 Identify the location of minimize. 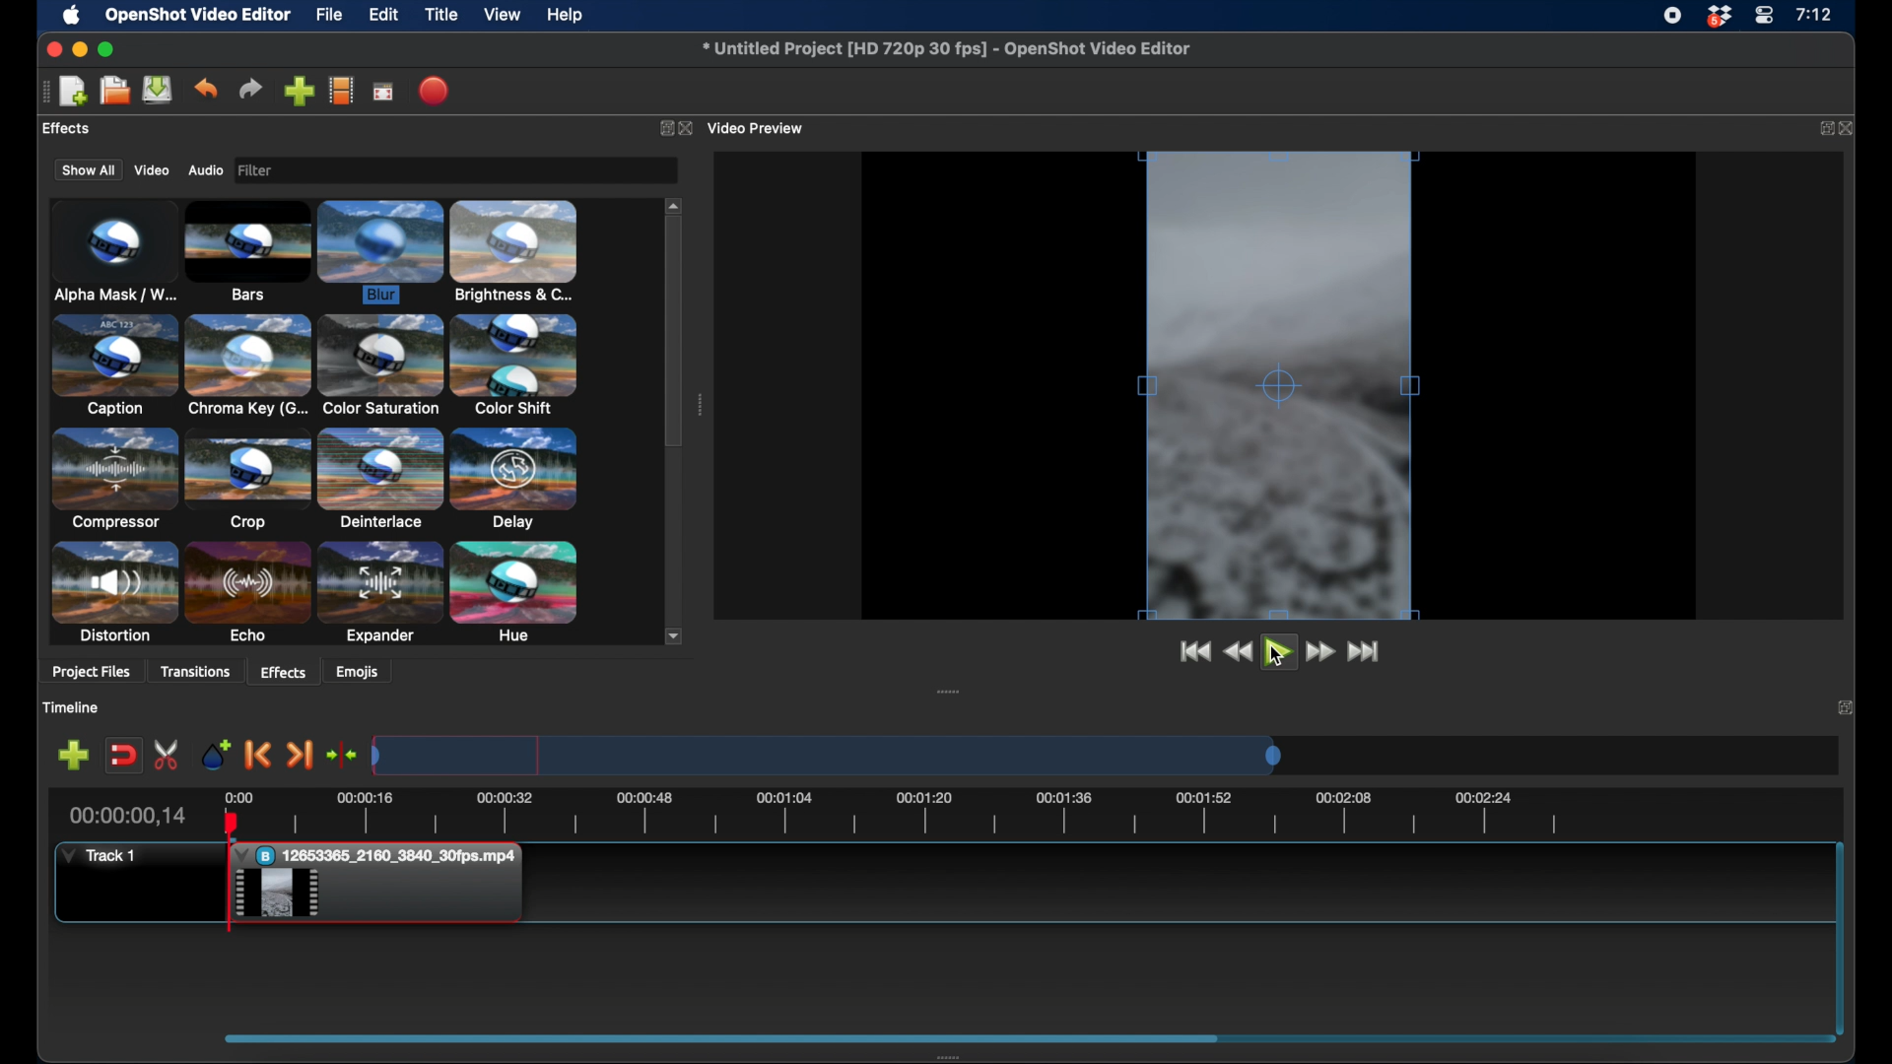
(79, 50).